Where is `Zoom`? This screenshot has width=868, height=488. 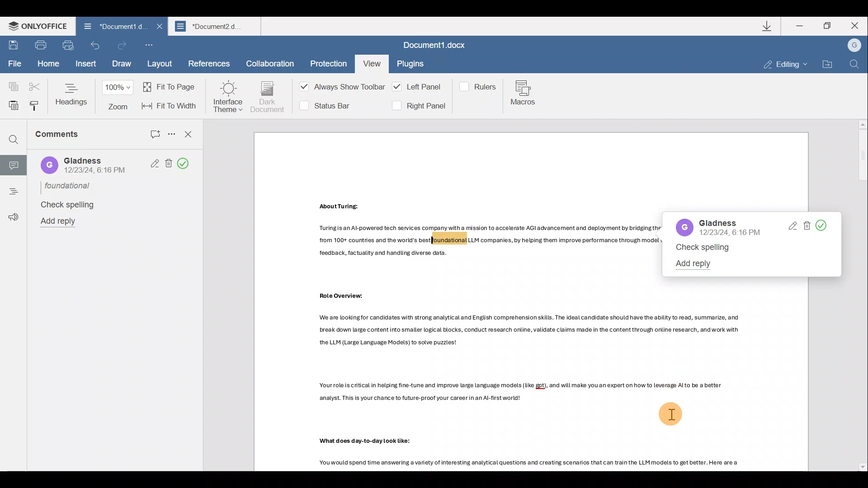 Zoom is located at coordinates (119, 97).